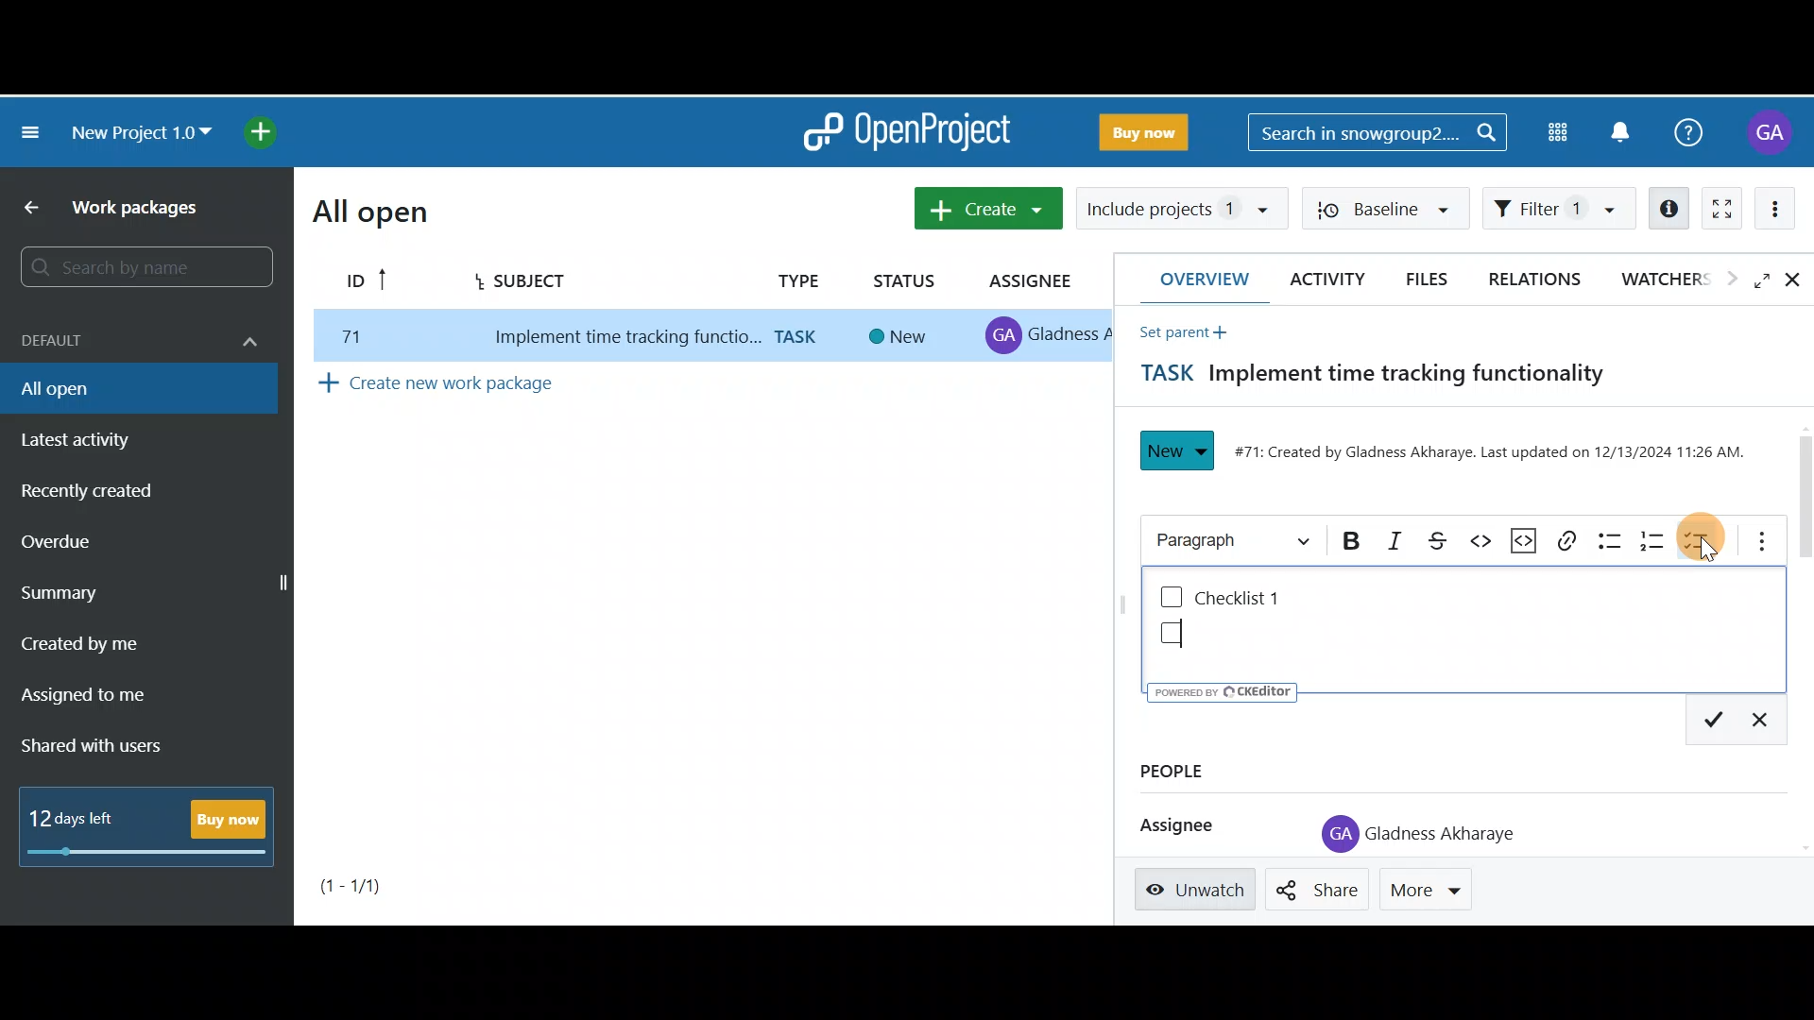  I want to click on Link, so click(1568, 538).